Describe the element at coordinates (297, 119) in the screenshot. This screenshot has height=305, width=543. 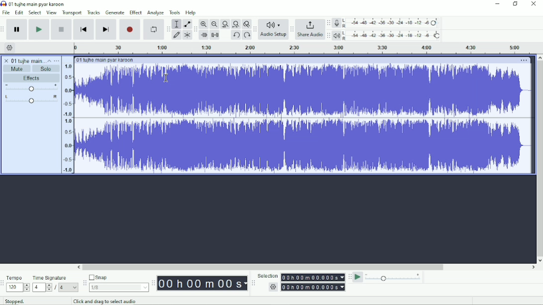
I see `Audio` at that location.